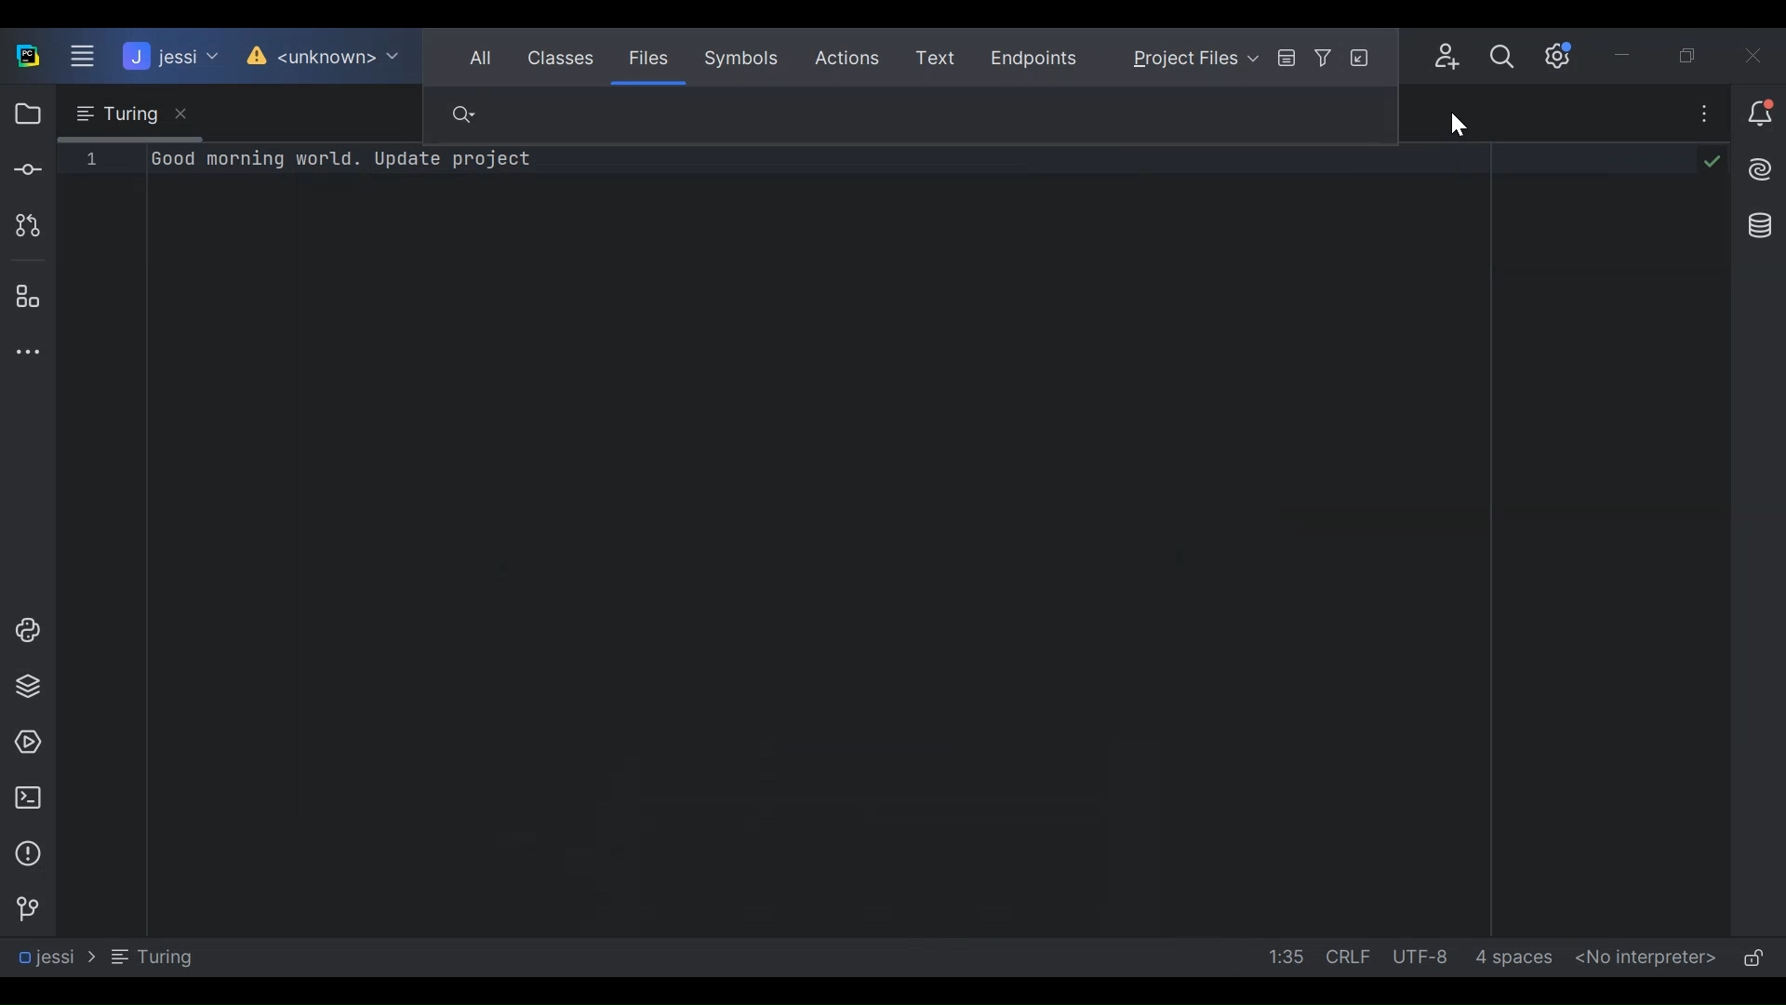 The width and height of the screenshot is (1786, 1005). What do you see at coordinates (1363, 58) in the screenshot?
I see `Open in File tool window` at bounding box center [1363, 58].